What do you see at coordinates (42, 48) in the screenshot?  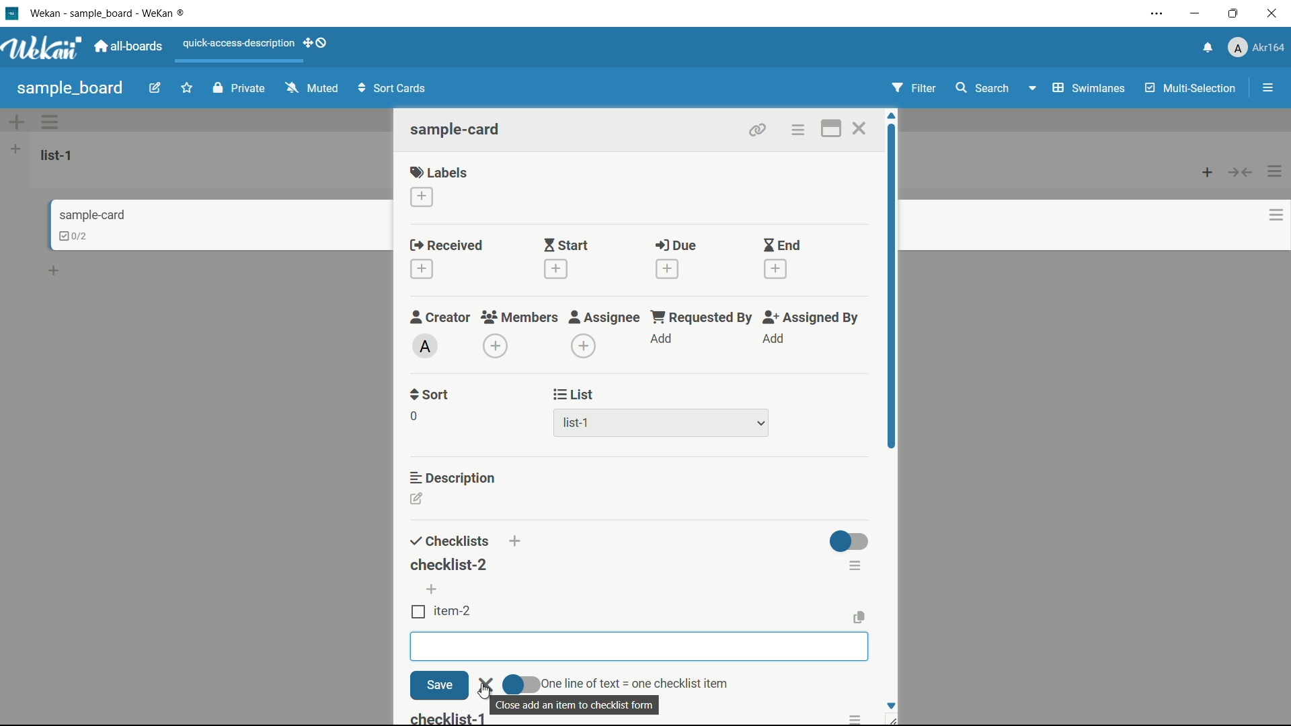 I see `app logo` at bounding box center [42, 48].